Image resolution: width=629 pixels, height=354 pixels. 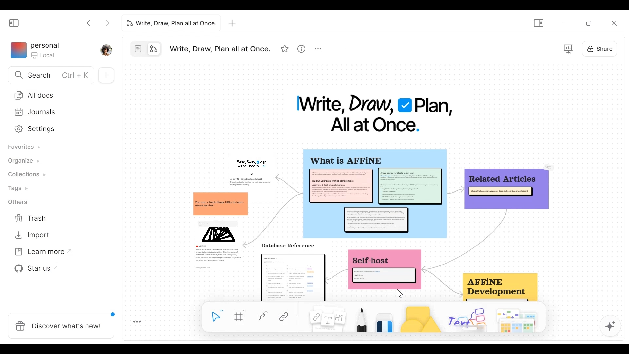 What do you see at coordinates (333, 319) in the screenshot?
I see `note` at bounding box center [333, 319].